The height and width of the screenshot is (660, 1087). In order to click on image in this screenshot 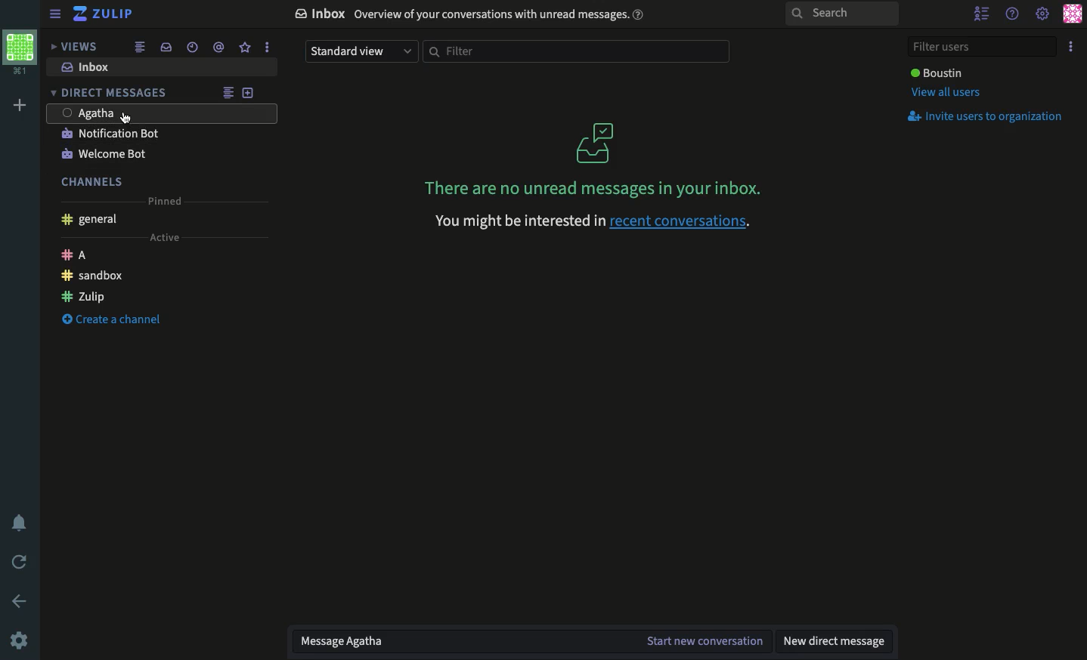, I will do `click(596, 144)`.